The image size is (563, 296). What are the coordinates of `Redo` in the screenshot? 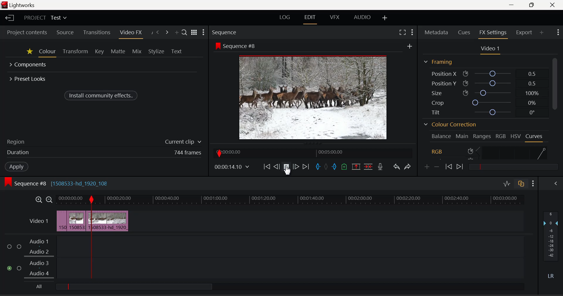 It's located at (407, 167).